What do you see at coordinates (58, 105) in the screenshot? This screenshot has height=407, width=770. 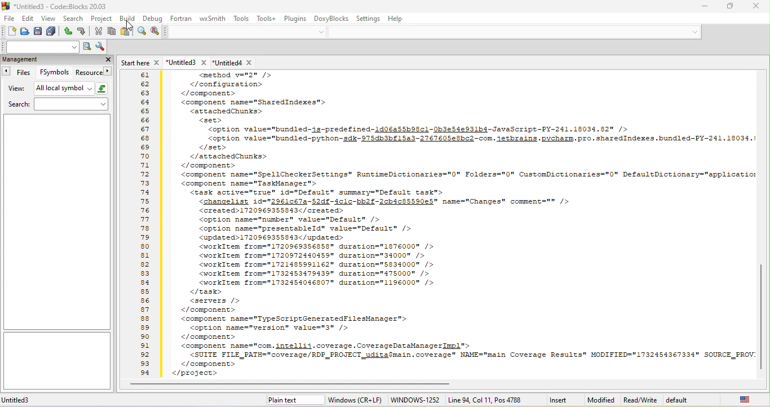 I see `search` at bounding box center [58, 105].